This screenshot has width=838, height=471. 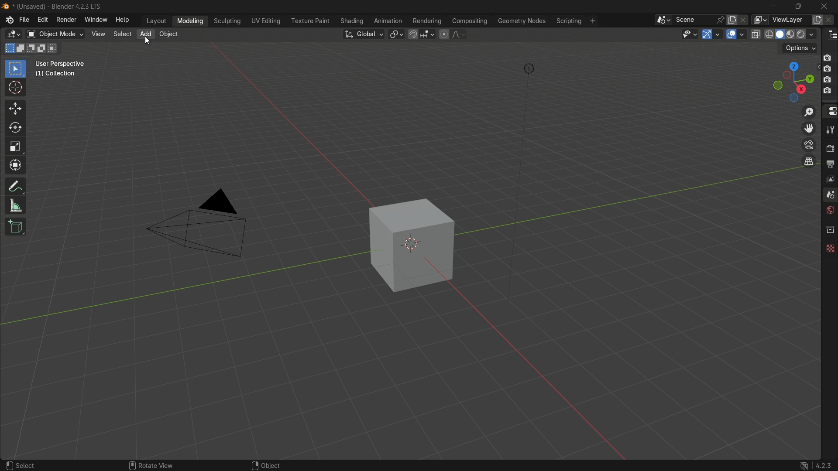 I want to click on modeling menu, so click(x=191, y=20).